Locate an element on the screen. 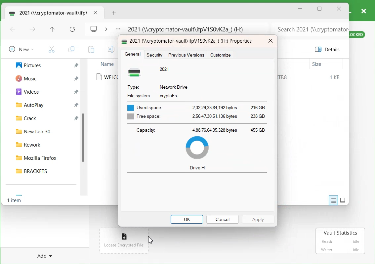 The height and width of the screenshot is (264, 375). Close is located at coordinates (270, 41).